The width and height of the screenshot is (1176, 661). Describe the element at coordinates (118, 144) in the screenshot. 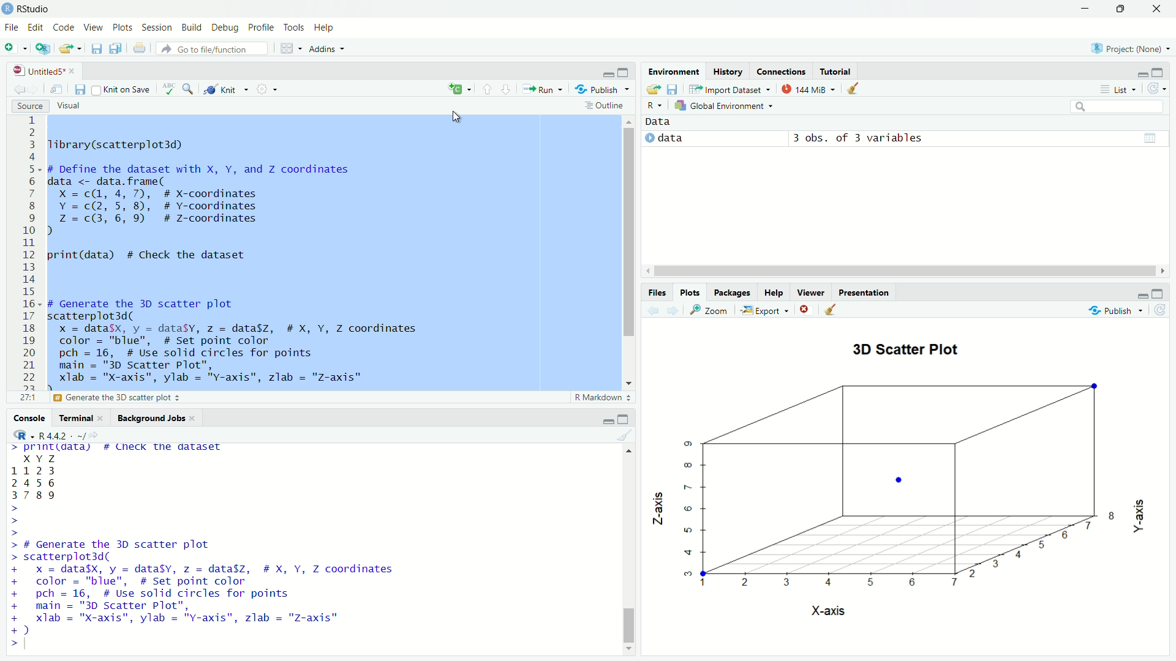

I see `library (scatterplot3d)` at that location.